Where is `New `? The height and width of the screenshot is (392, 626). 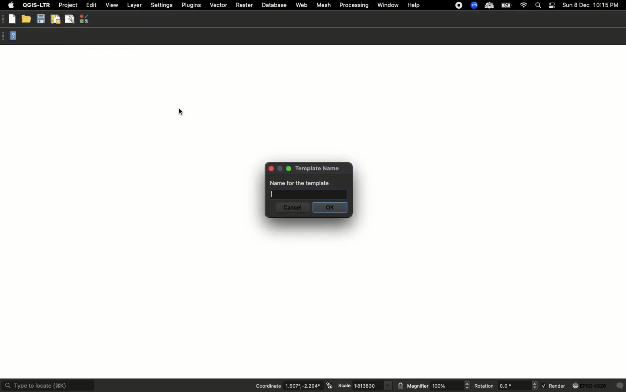 New  is located at coordinates (10, 19).